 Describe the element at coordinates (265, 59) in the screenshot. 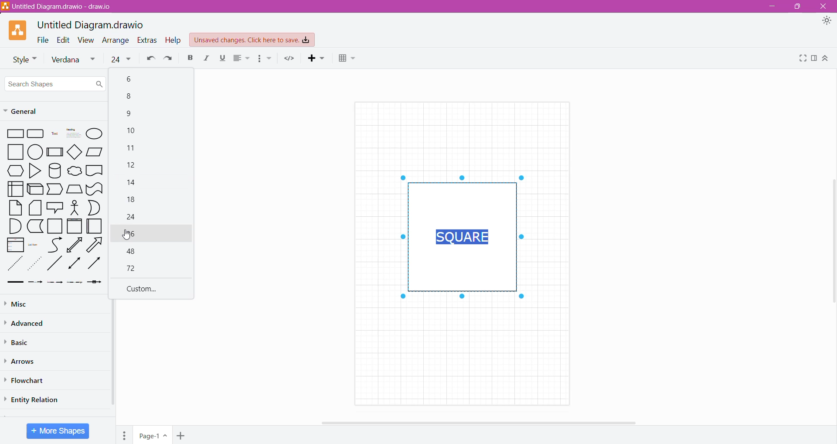

I see `Bullets` at that location.